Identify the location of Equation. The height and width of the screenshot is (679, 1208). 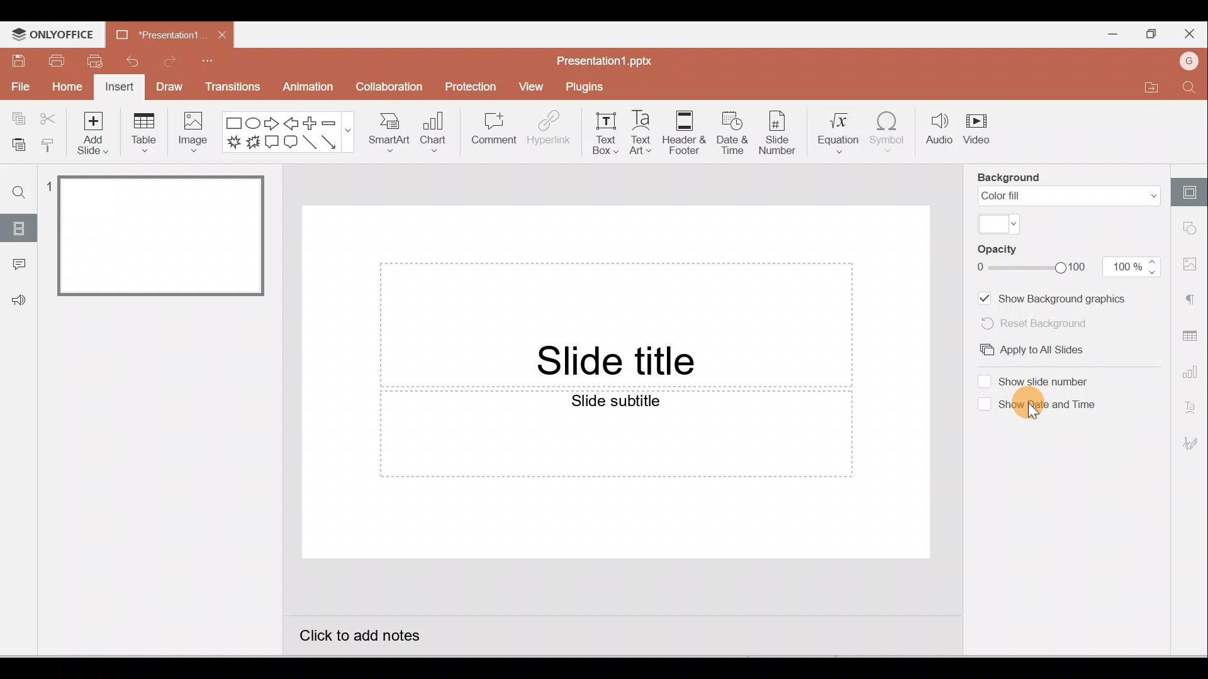
(837, 132).